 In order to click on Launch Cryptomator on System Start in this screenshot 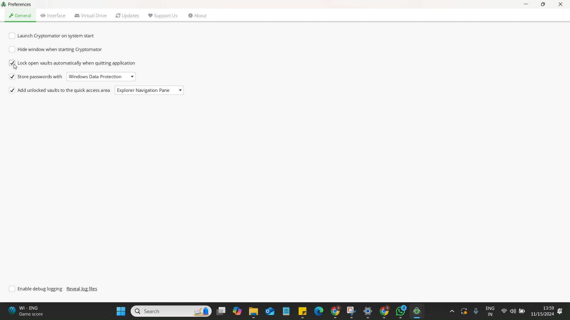, I will do `click(54, 36)`.